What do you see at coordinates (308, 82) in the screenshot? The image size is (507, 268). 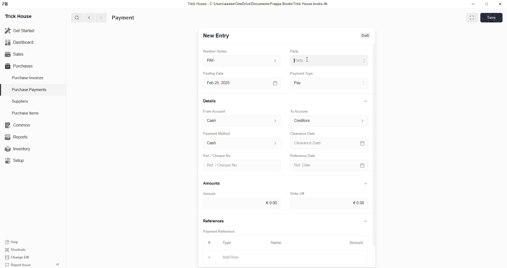 I see `Payment Type` at bounding box center [308, 82].